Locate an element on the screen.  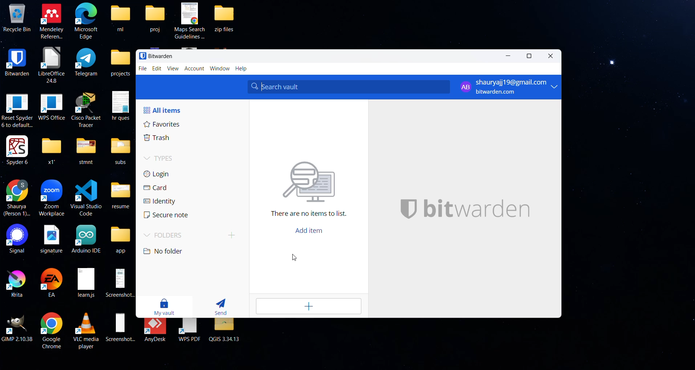
Mendeley Referen... is located at coordinates (52, 21).